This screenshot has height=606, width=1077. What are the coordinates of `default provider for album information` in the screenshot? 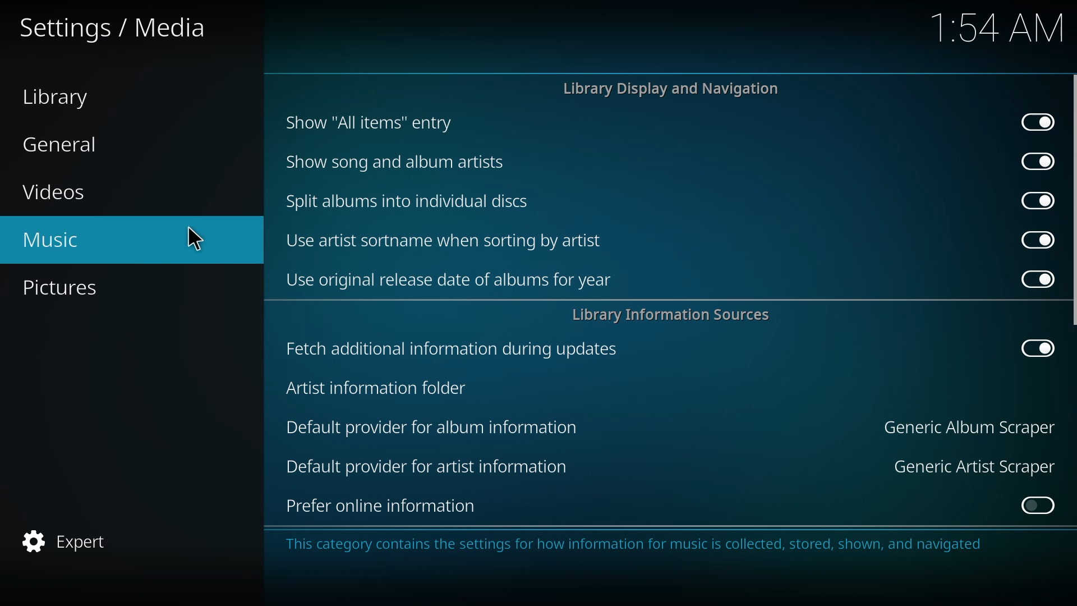 It's located at (433, 429).